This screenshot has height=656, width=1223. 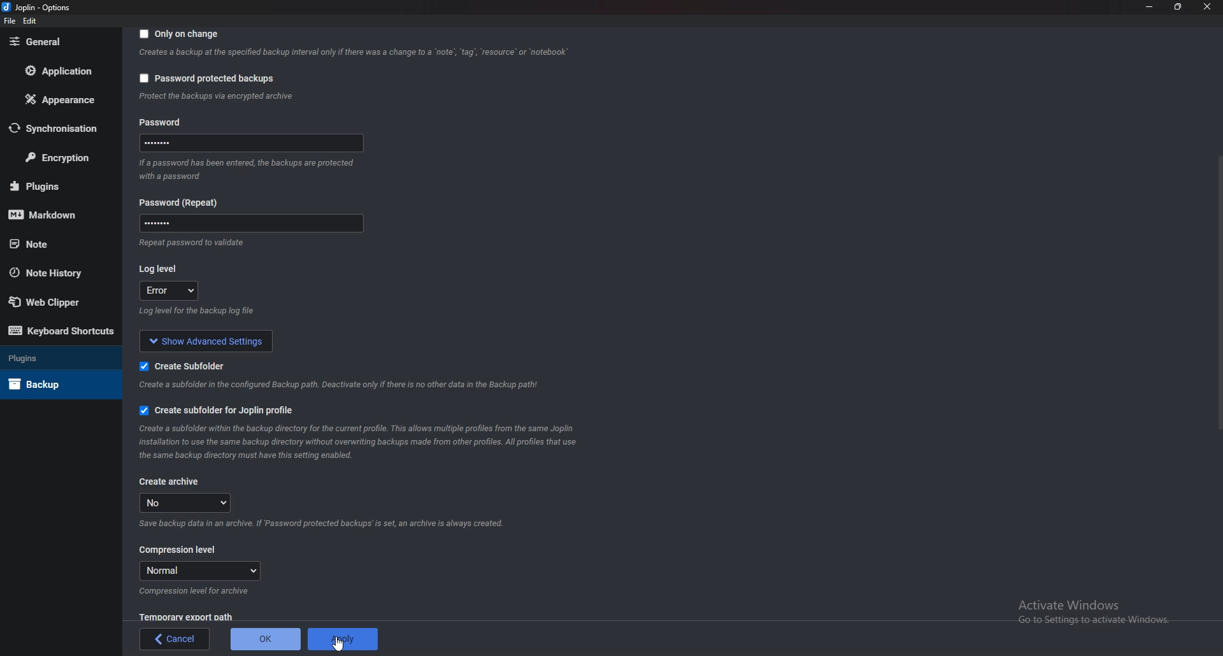 I want to click on Keyboard shortcuts, so click(x=61, y=330).